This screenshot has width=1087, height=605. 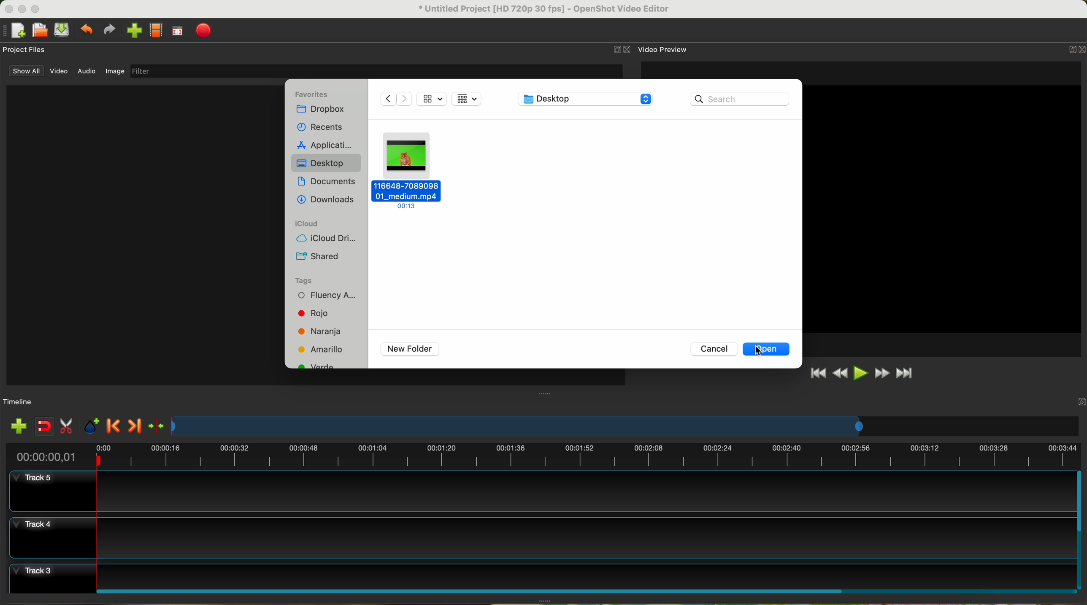 What do you see at coordinates (114, 426) in the screenshot?
I see `previous marker` at bounding box center [114, 426].